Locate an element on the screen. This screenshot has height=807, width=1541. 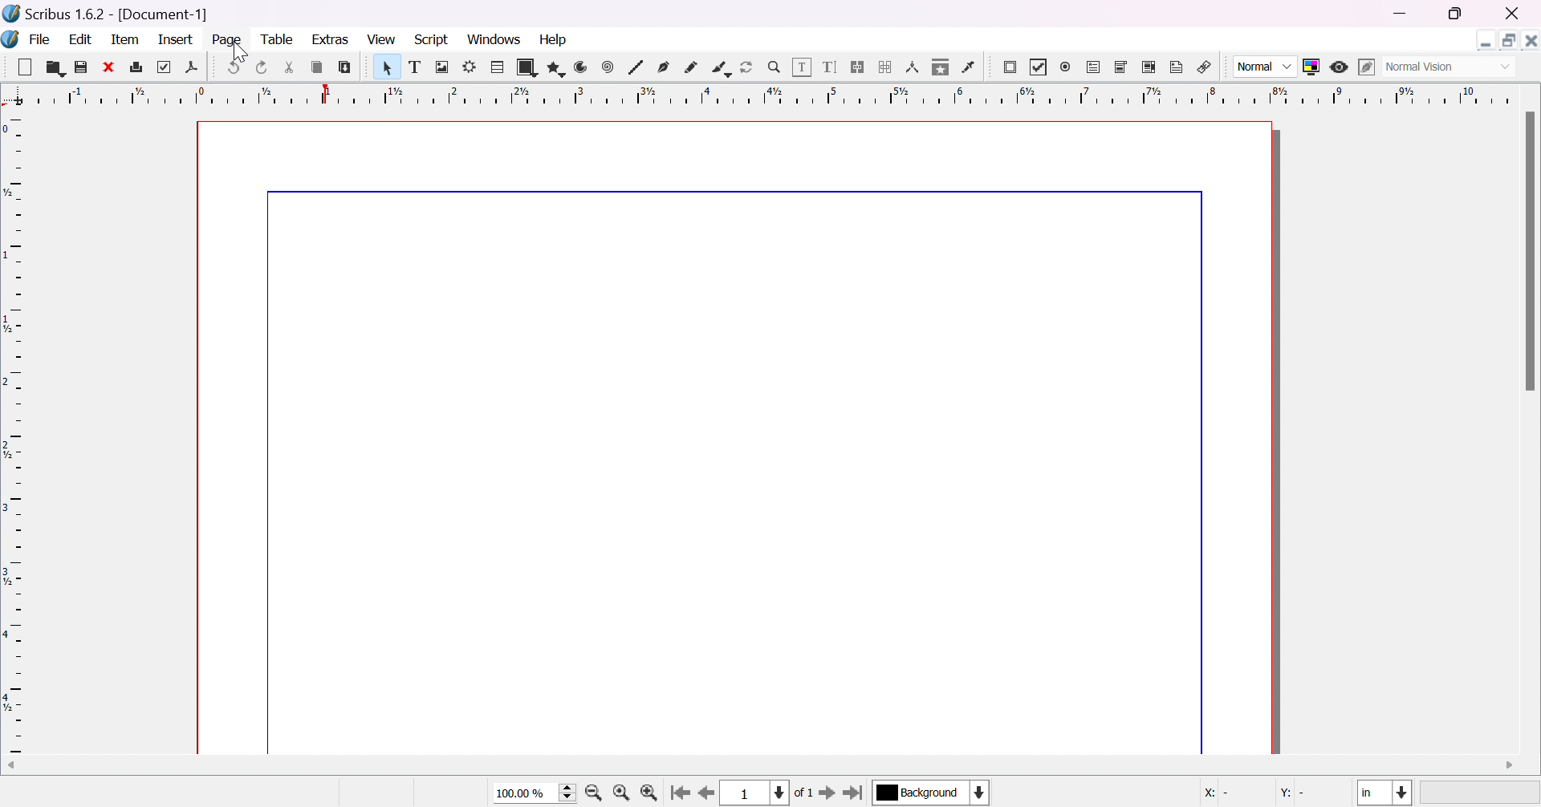
Restore down is located at coordinates (1511, 39).